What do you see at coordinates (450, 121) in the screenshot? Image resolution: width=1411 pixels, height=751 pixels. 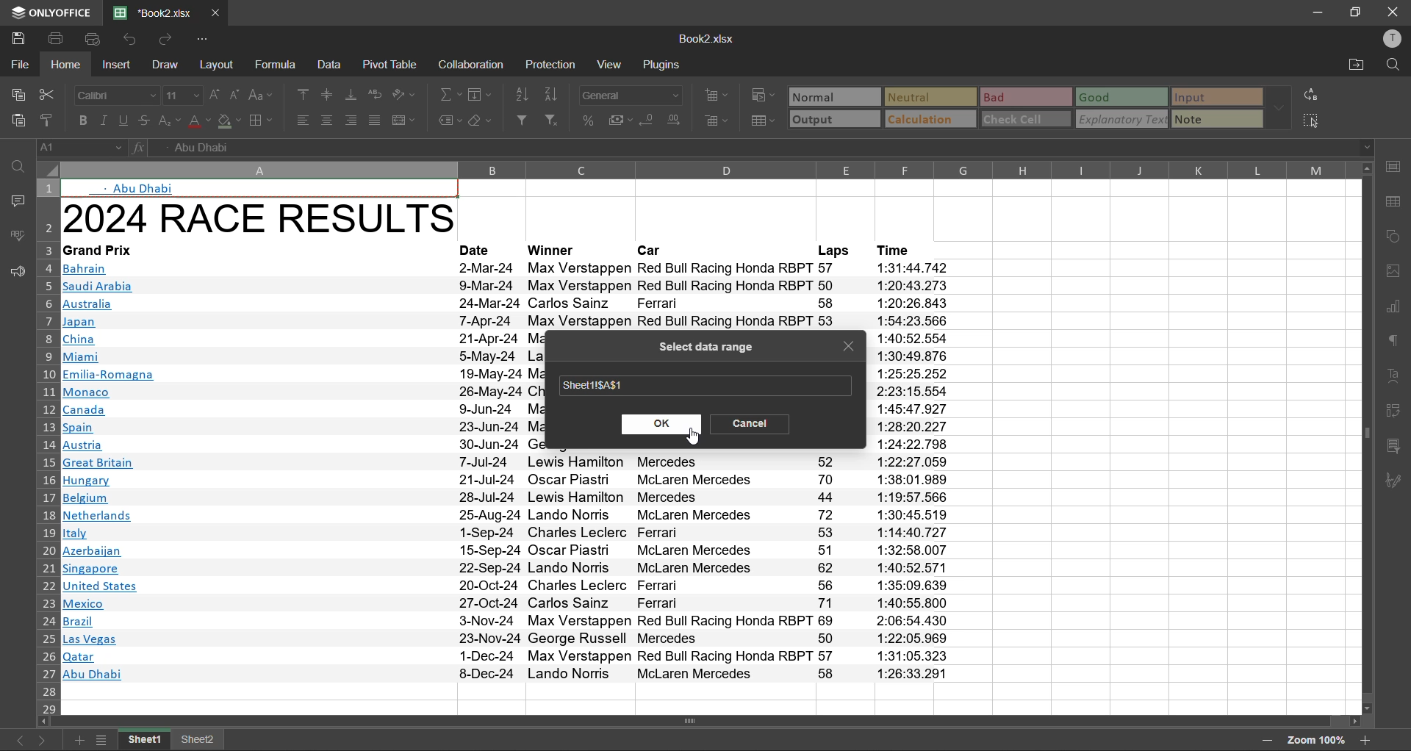 I see `named ranges` at bounding box center [450, 121].